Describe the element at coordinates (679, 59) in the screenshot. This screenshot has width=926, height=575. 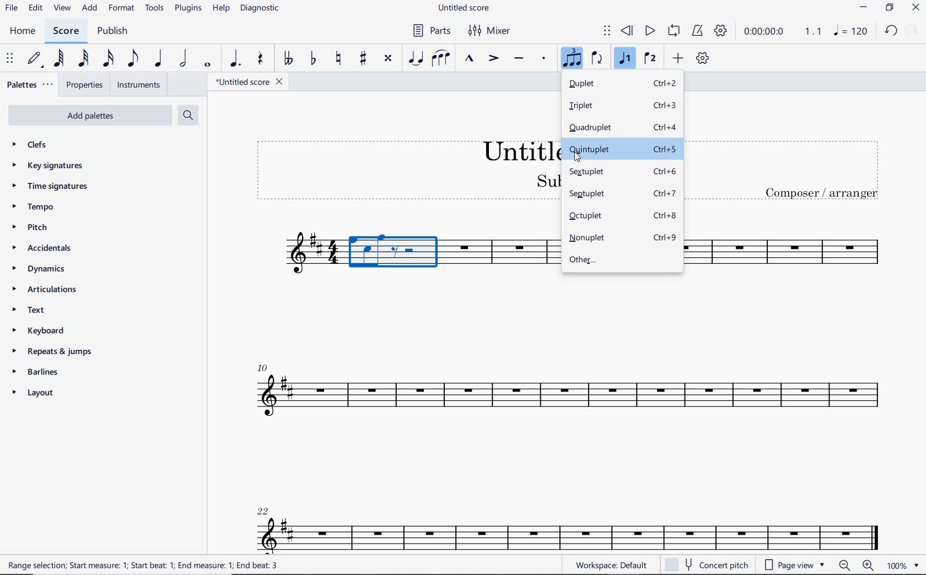
I see `ADD` at that location.